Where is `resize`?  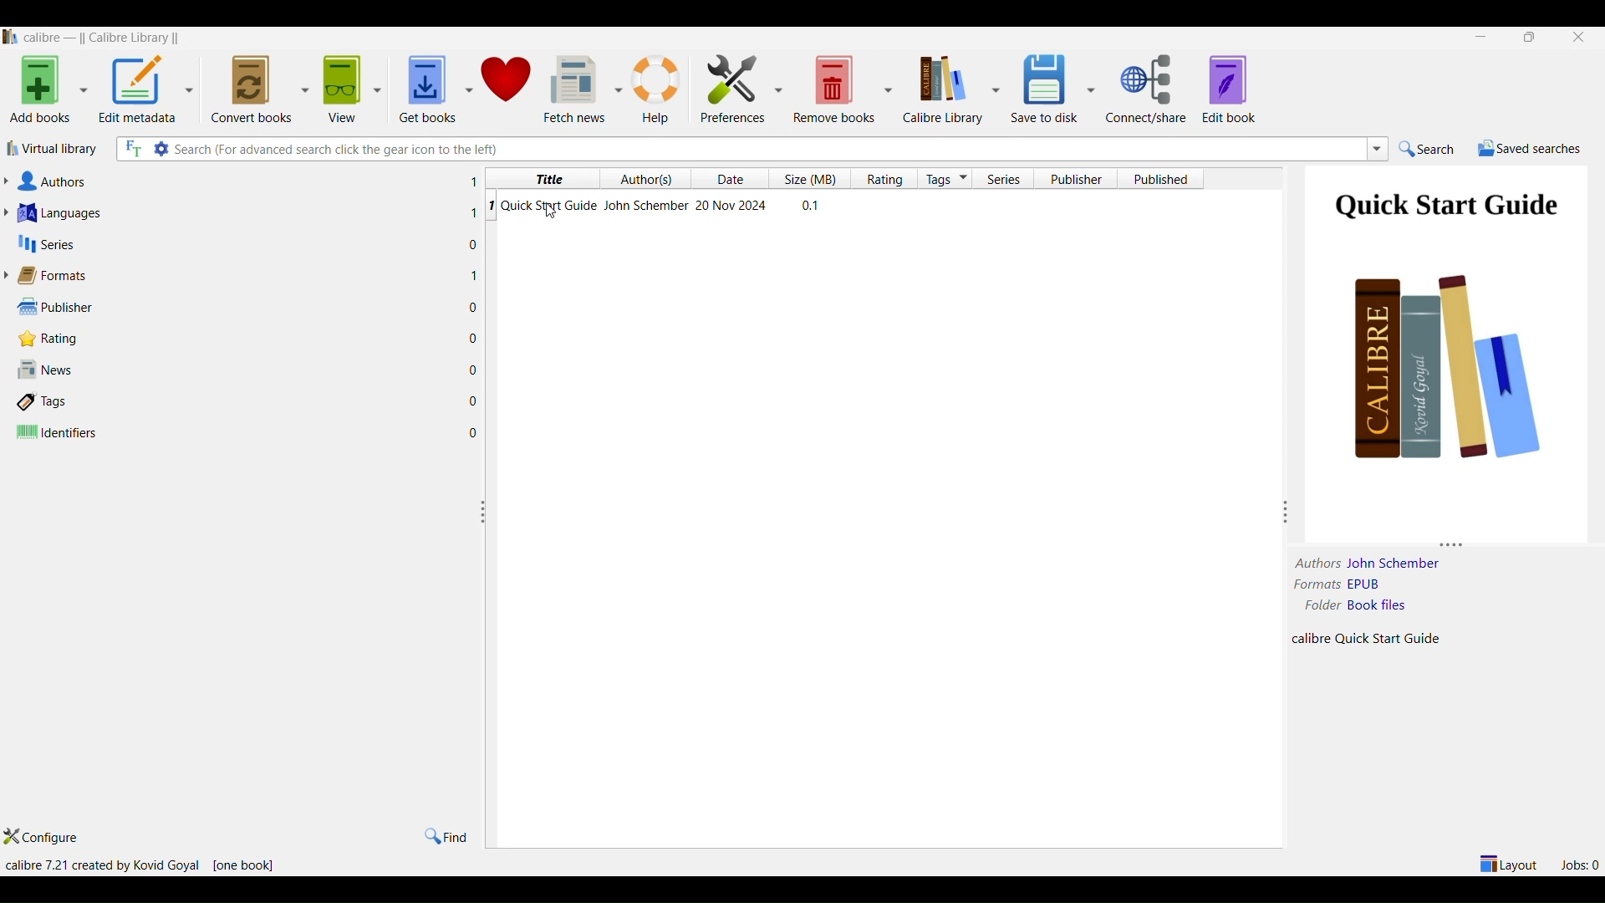 resize is located at coordinates (1287, 512).